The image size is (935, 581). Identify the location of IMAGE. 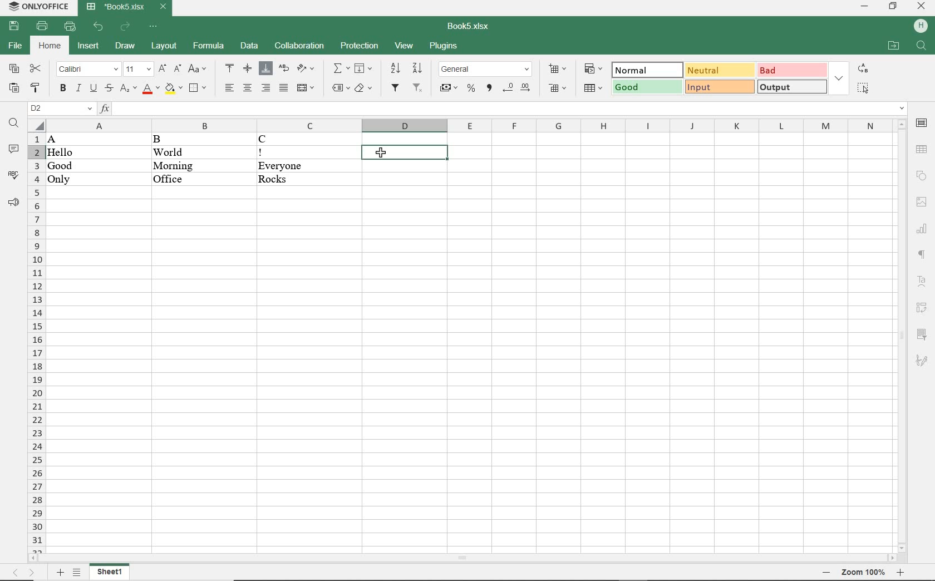
(922, 201).